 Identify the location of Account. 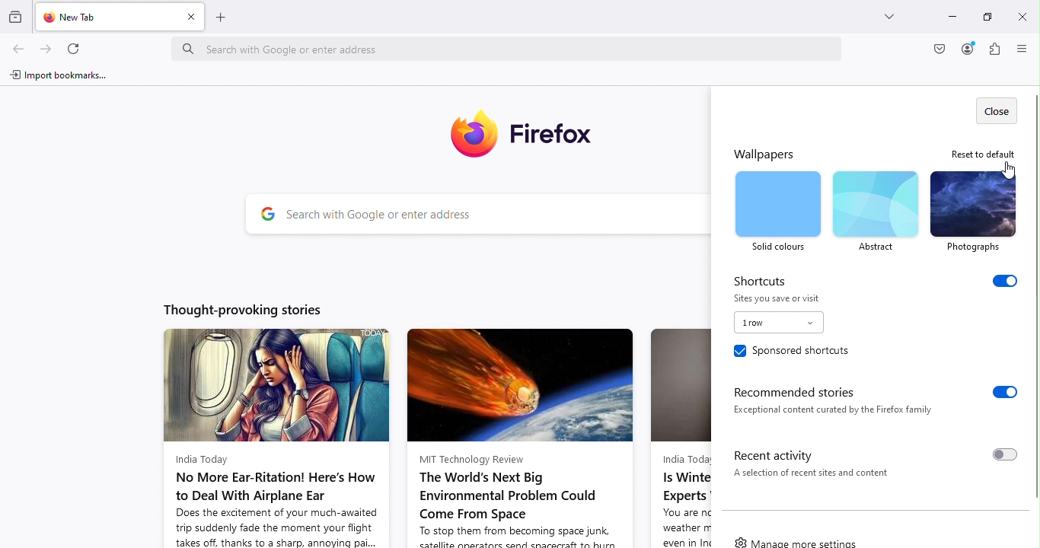
(966, 49).